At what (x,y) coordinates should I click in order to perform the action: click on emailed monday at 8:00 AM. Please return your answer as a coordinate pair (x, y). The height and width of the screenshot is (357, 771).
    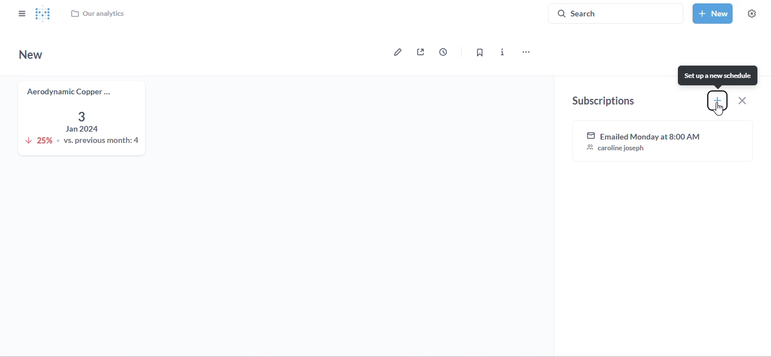
    Looking at the image, I should click on (664, 141).